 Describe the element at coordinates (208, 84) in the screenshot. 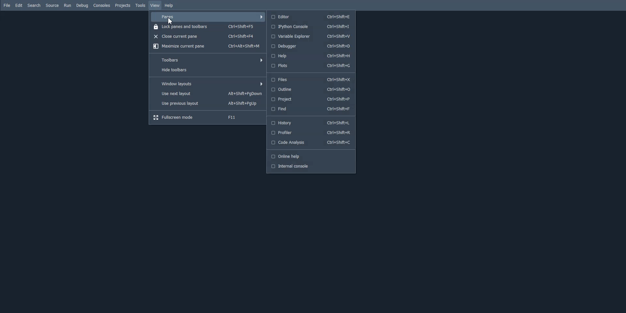

I see `window layout` at that location.